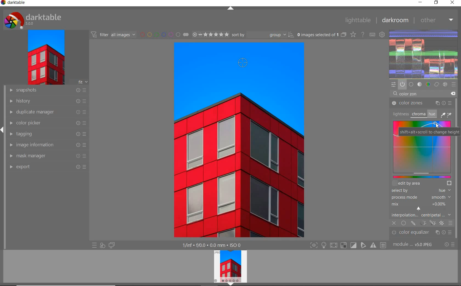 Image resolution: width=461 pixels, height=286 pixels. Describe the element at coordinates (411, 84) in the screenshot. I see `base` at that location.